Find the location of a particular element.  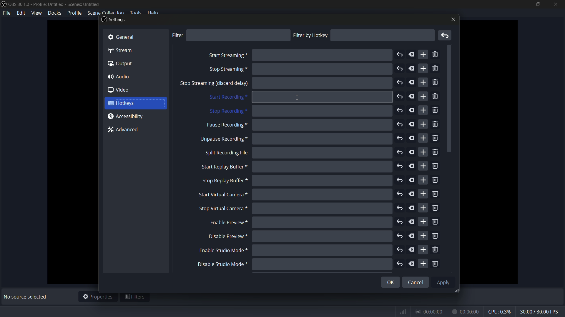

remove is located at coordinates (435, 264).